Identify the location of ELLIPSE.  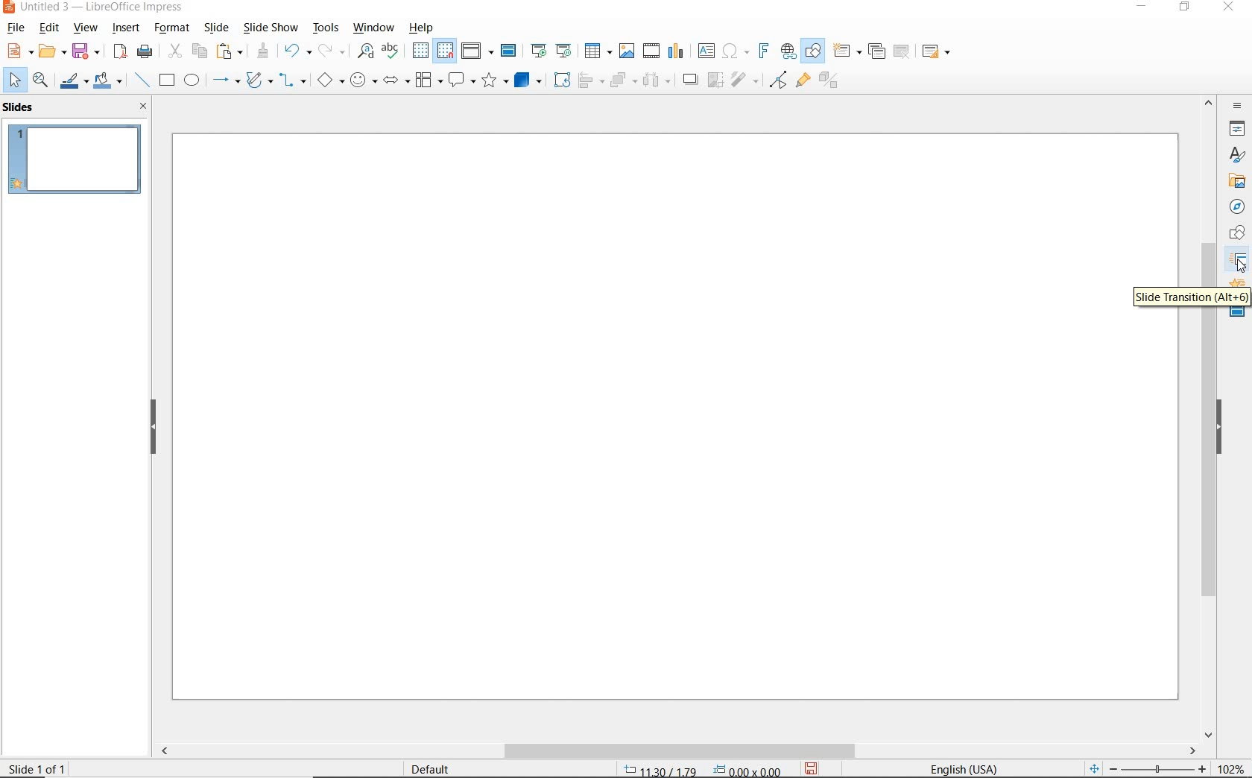
(193, 80).